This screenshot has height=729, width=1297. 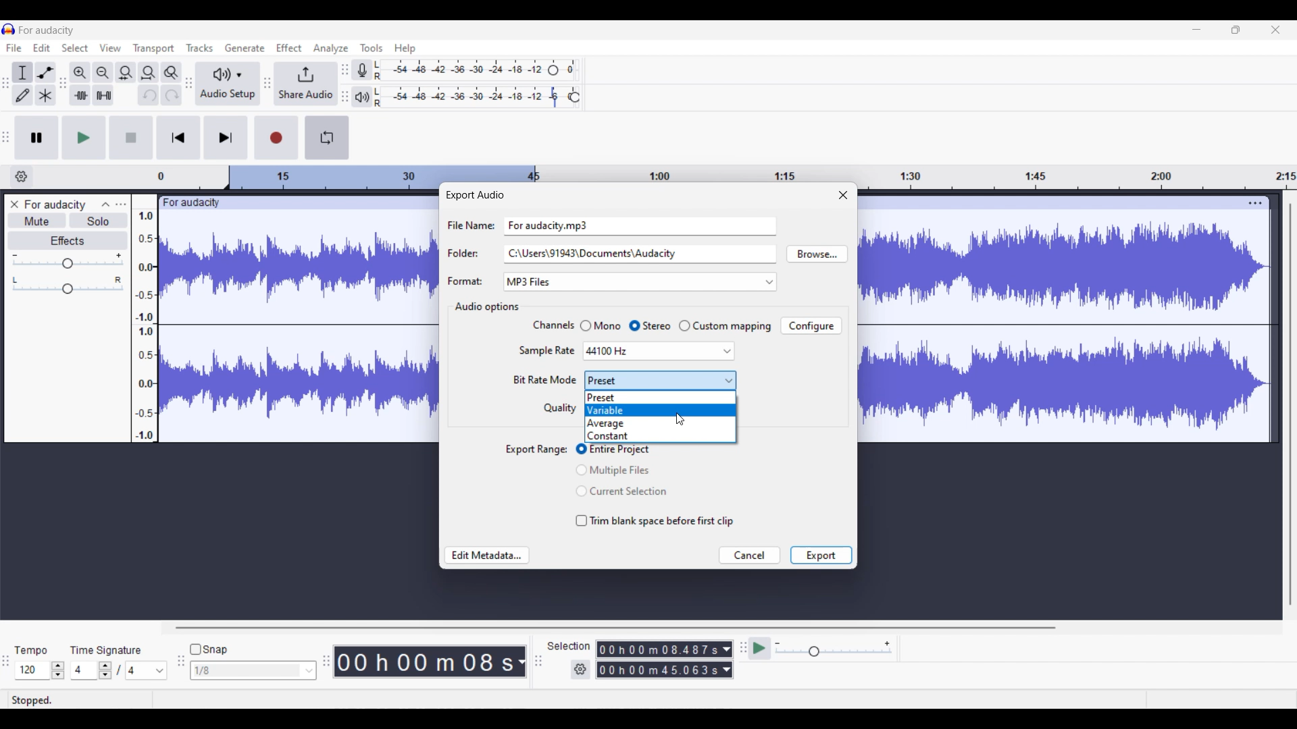 What do you see at coordinates (530, 282) in the screenshot?
I see `Format changed to selection` at bounding box center [530, 282].